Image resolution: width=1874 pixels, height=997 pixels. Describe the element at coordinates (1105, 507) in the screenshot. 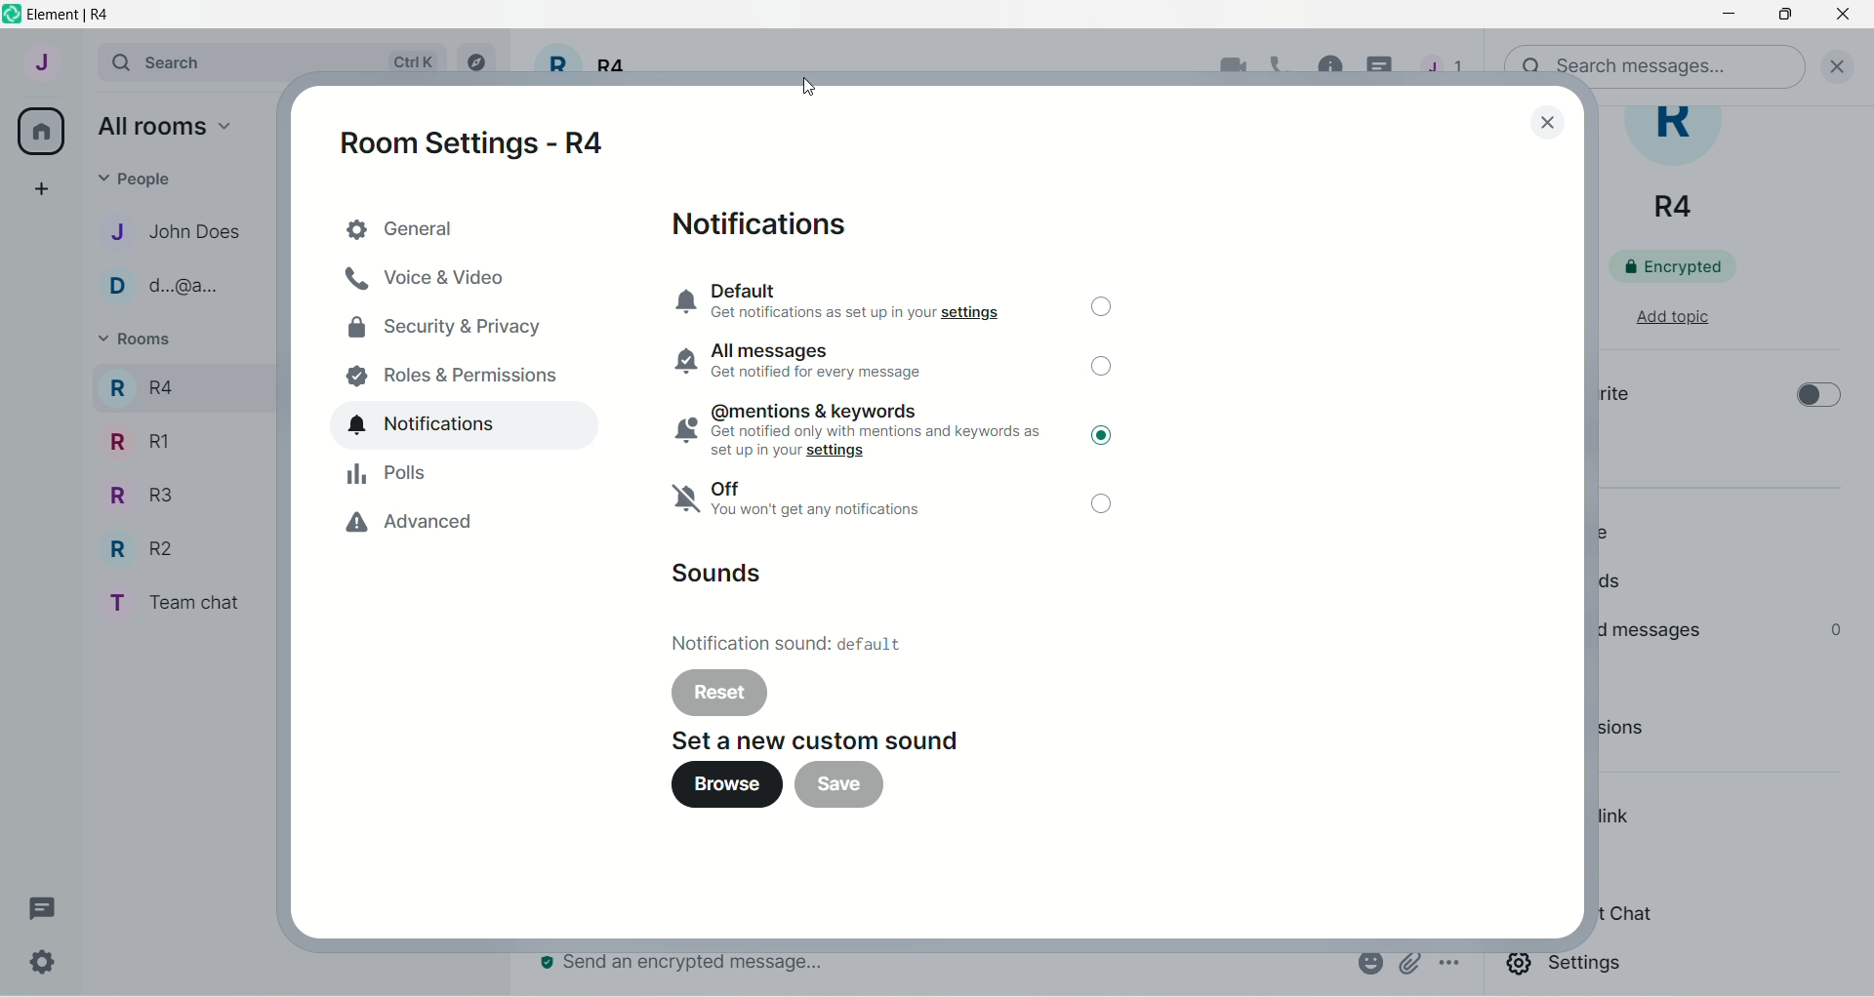

I see `Toggle ` at that location.